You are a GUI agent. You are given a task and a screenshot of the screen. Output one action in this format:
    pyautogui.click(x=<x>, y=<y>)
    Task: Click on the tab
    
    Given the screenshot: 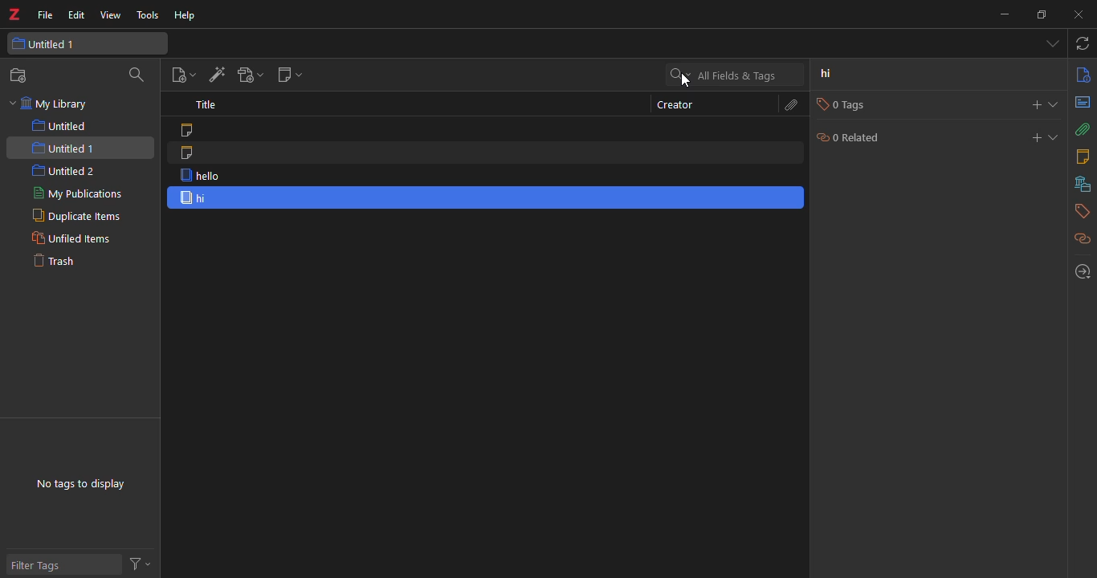 What is the action you would take?
    pyautogui.click(x=1049, y=43)
    